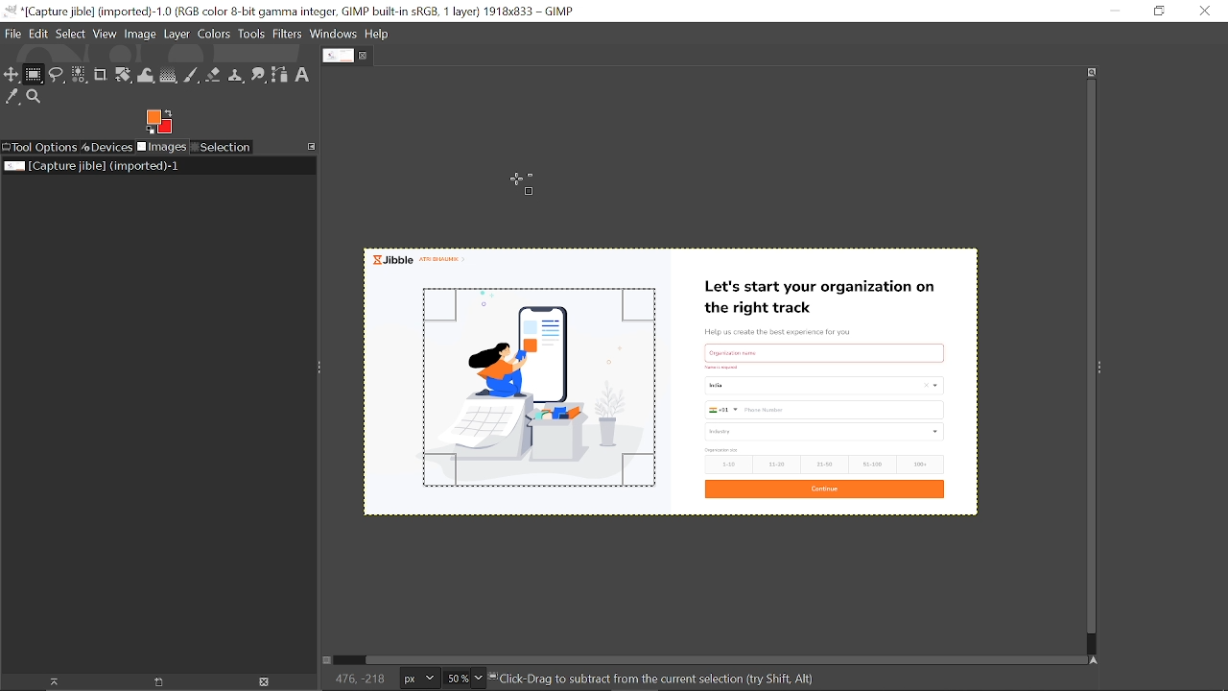 The image size is (1228, 691). What do you see at coordinates (35, 98) in the screenshot?
I see `Zoom tool` at bounding box center [35, 98].